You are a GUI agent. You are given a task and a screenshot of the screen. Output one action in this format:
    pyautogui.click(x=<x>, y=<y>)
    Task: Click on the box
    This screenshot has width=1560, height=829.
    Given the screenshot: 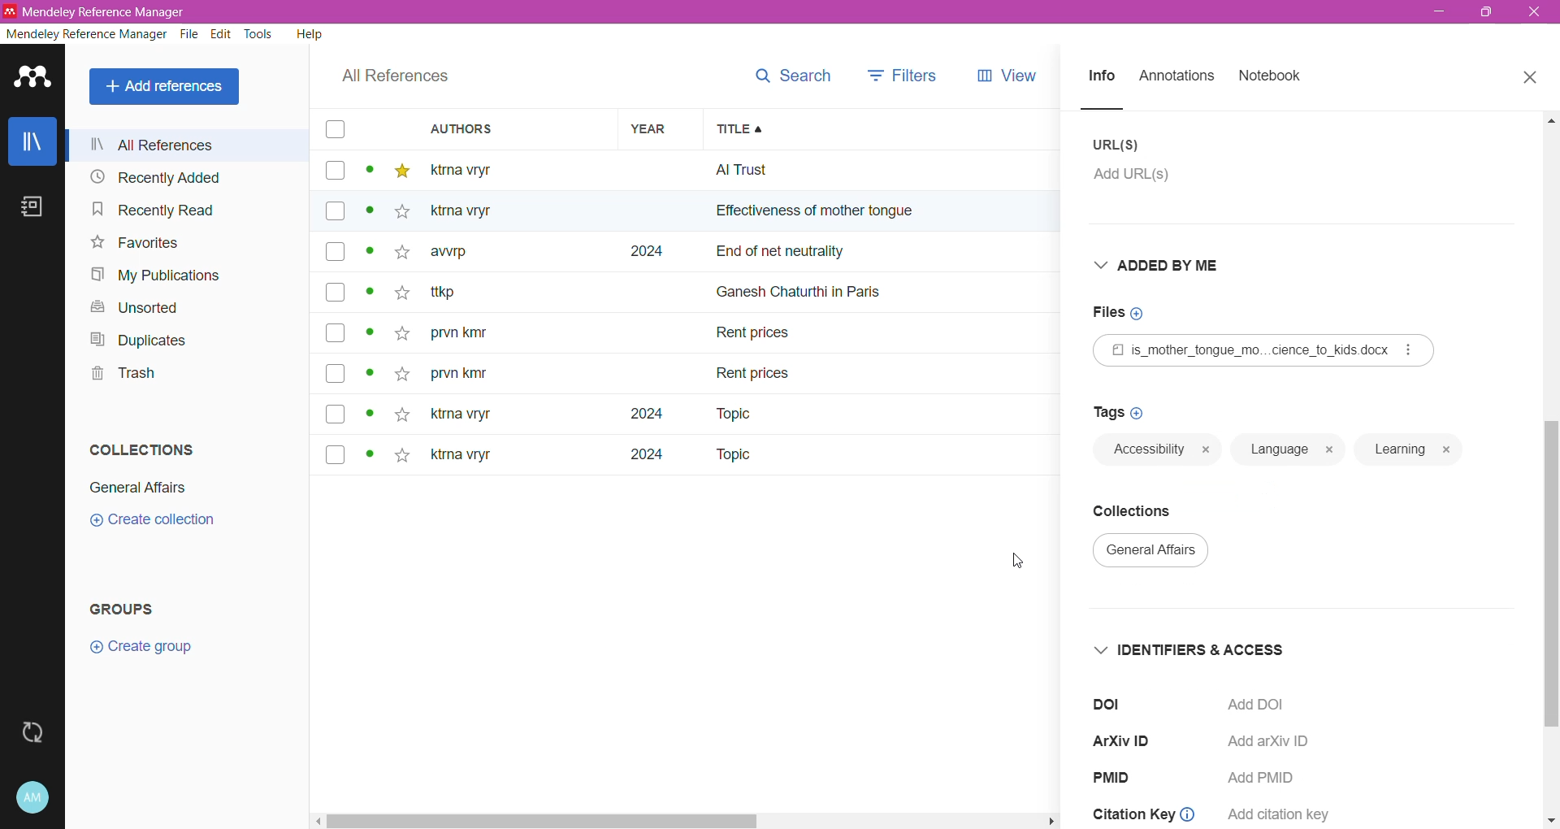 What is the action you would take?
    pyautogui.click(x=336, y=332)
    